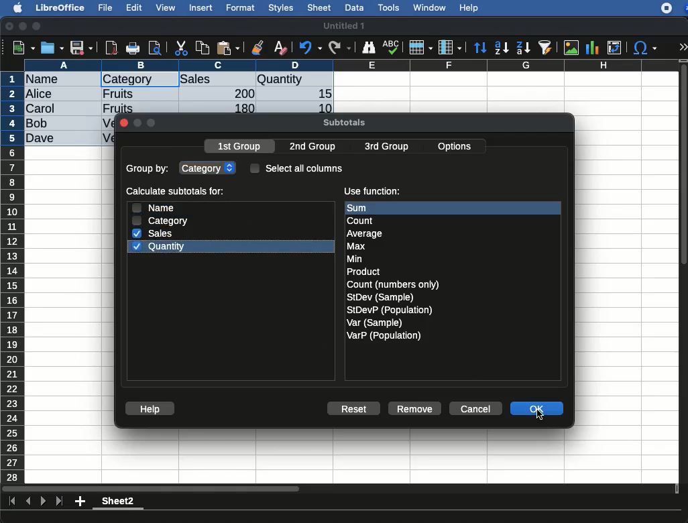  I want to click on Count, so click(362, 221).